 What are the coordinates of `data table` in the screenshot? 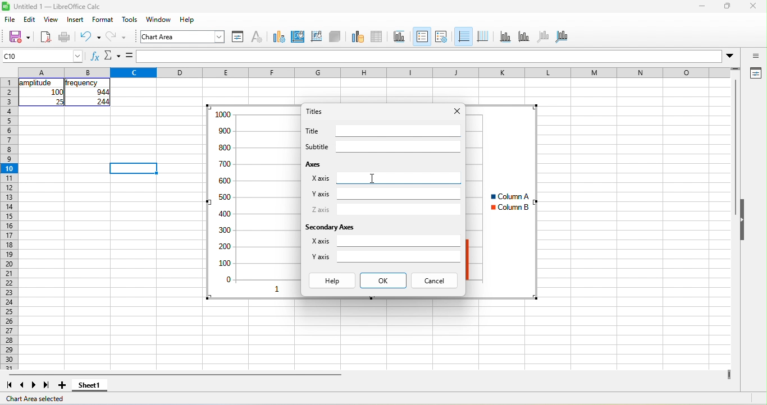 It's located at (377, 37).